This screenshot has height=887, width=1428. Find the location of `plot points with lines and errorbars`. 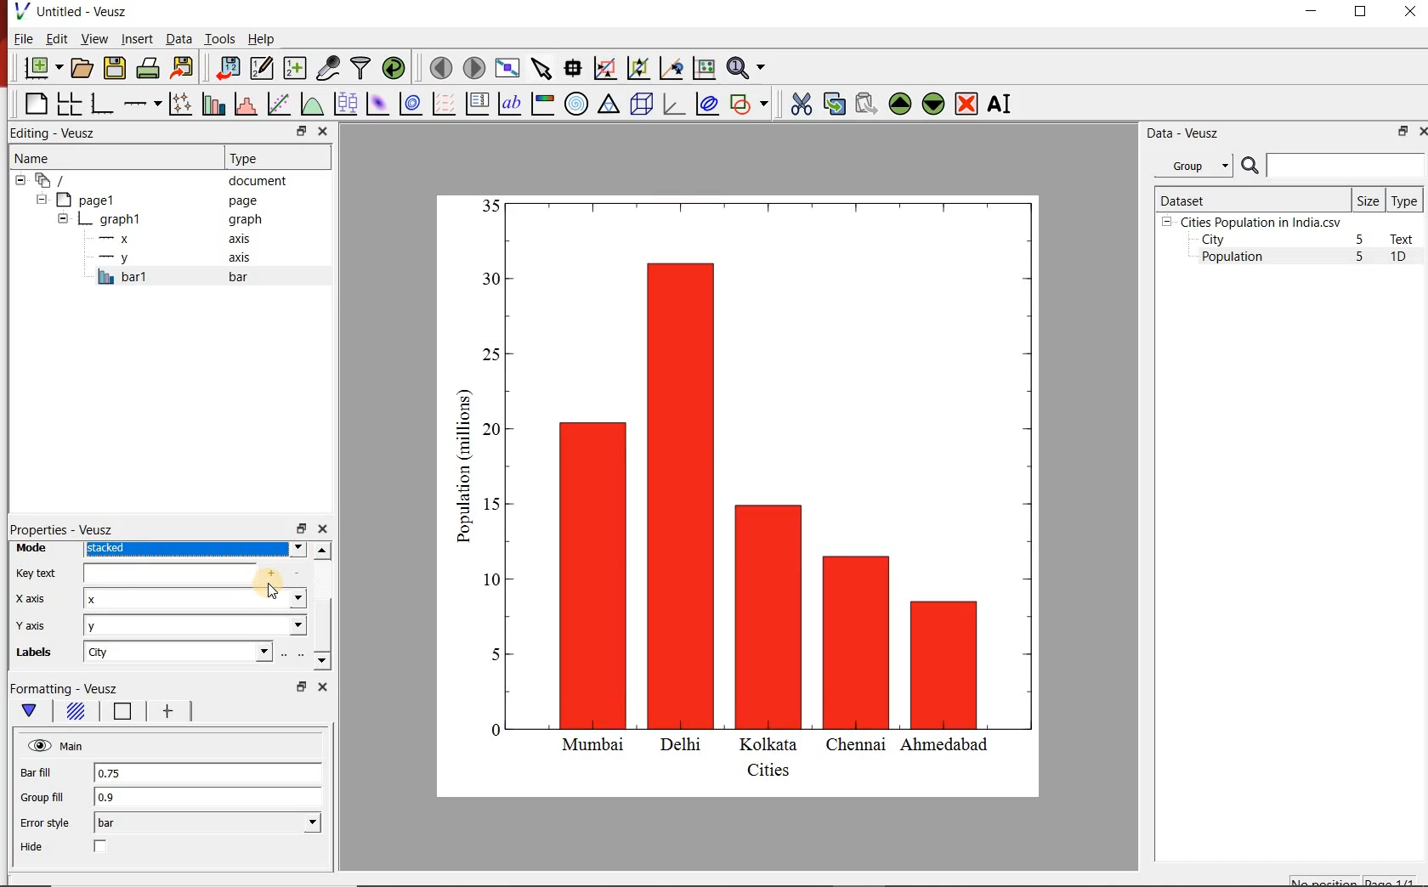

plot points with lines and errorbars is located at coordinates (178, 104).